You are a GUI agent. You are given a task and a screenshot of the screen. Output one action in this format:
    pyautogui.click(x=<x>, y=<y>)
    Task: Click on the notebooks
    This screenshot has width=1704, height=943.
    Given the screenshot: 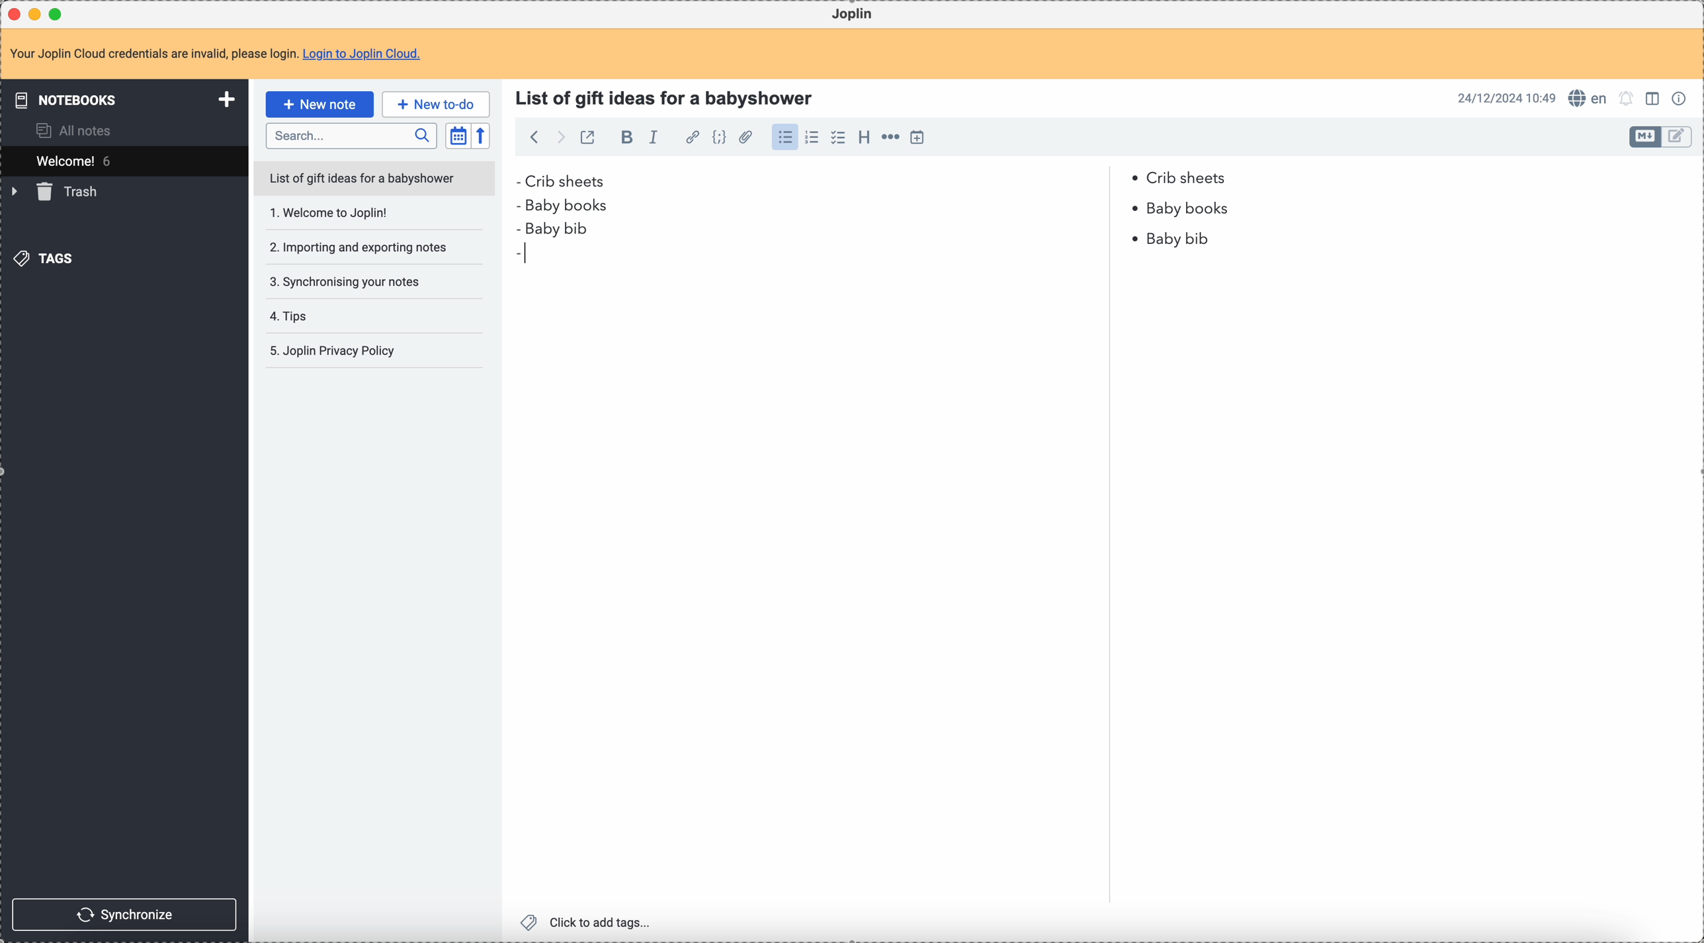 What is the action you would take?
    pyautogui.click(x=119, y=101)
    